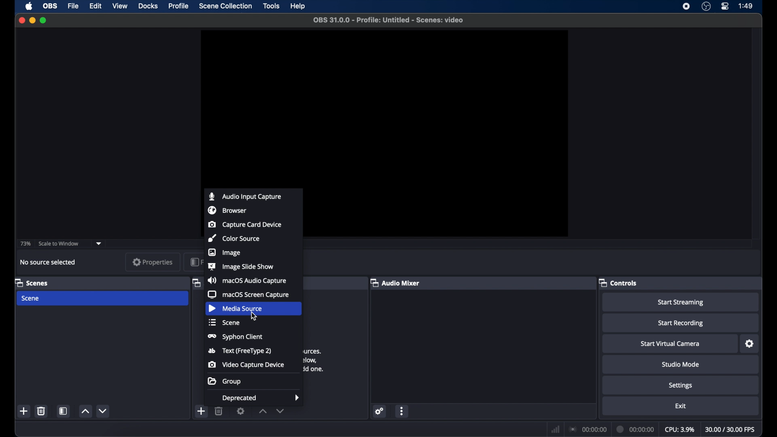 The height and width of the screenshot is (437, 777). I want to click on start virtual camera, so click(671, 344).